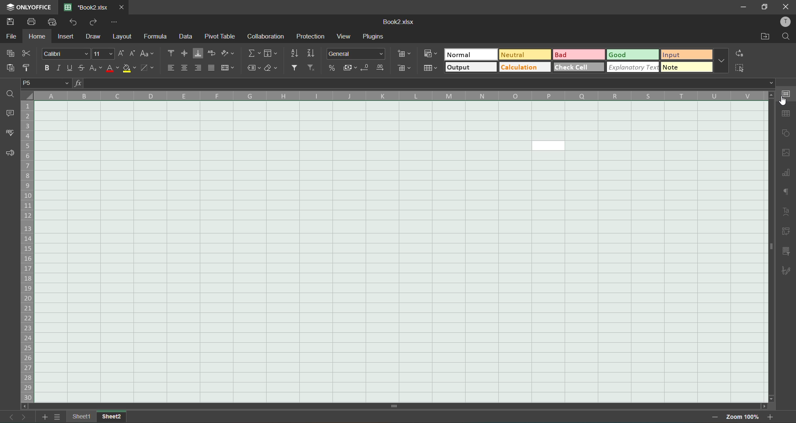  Describe the element at coordinates (331, 68) in the screenshot. I see `percent` at that location.